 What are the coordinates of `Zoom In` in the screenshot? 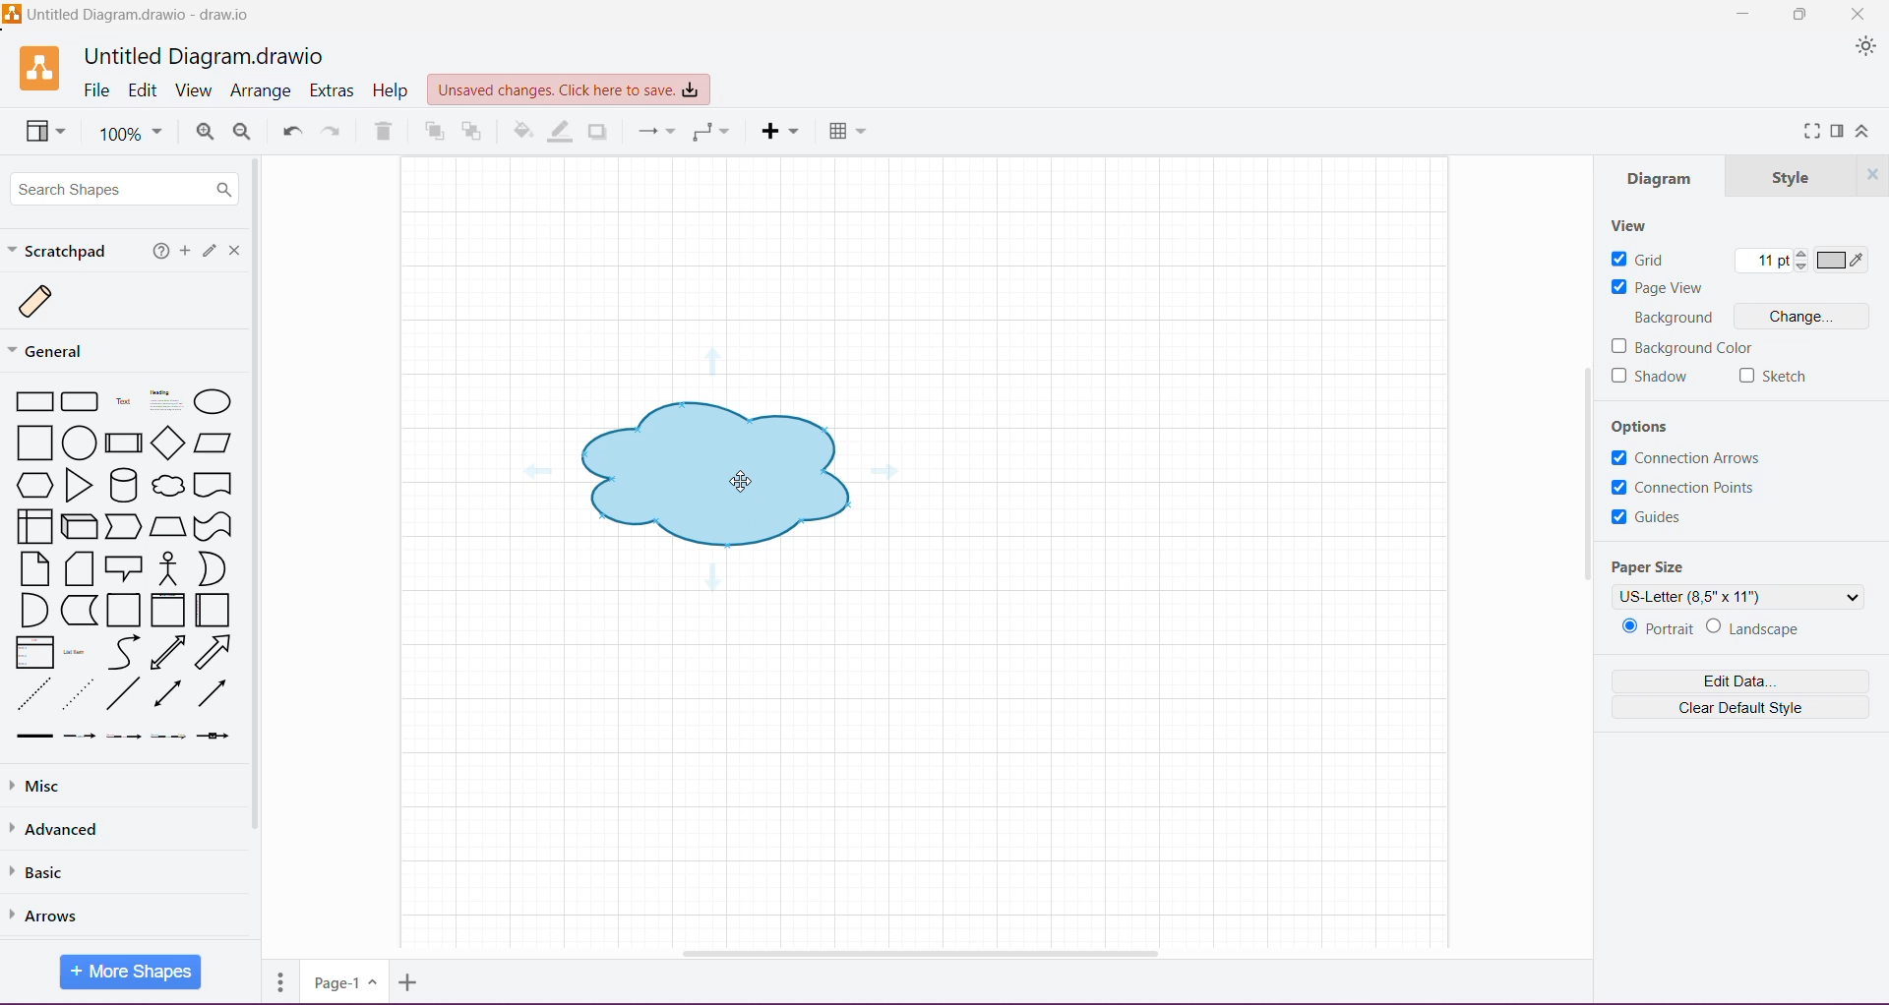 It's located at (203, 133).